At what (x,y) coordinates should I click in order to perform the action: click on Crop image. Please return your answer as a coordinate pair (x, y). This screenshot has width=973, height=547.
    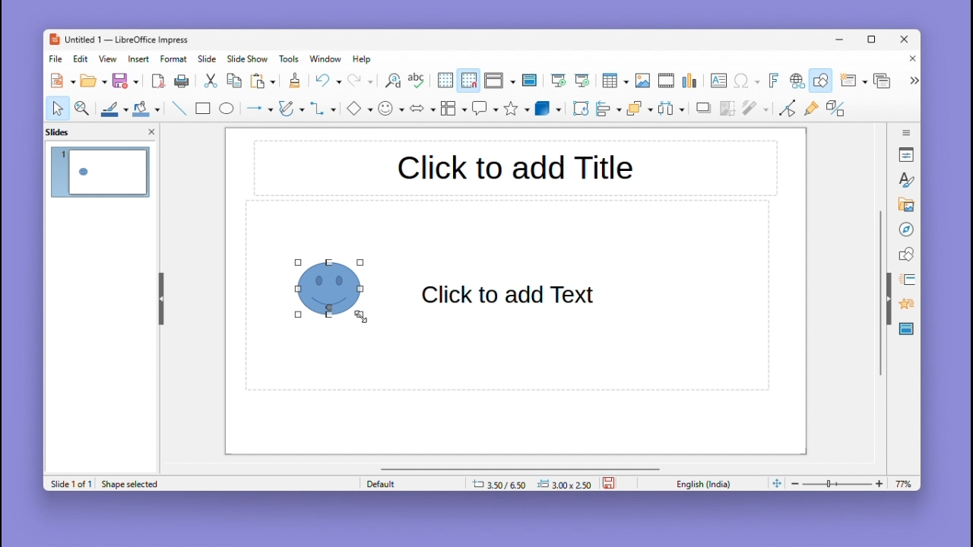
    Looking at the image, I should click on (728, 112).